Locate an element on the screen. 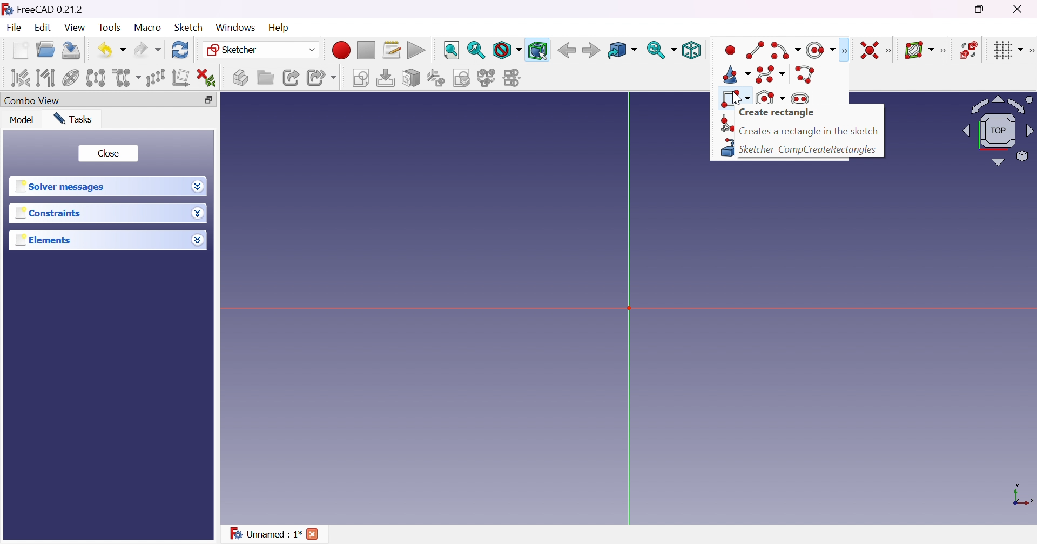  Make link is located at coordinates (293, 78).